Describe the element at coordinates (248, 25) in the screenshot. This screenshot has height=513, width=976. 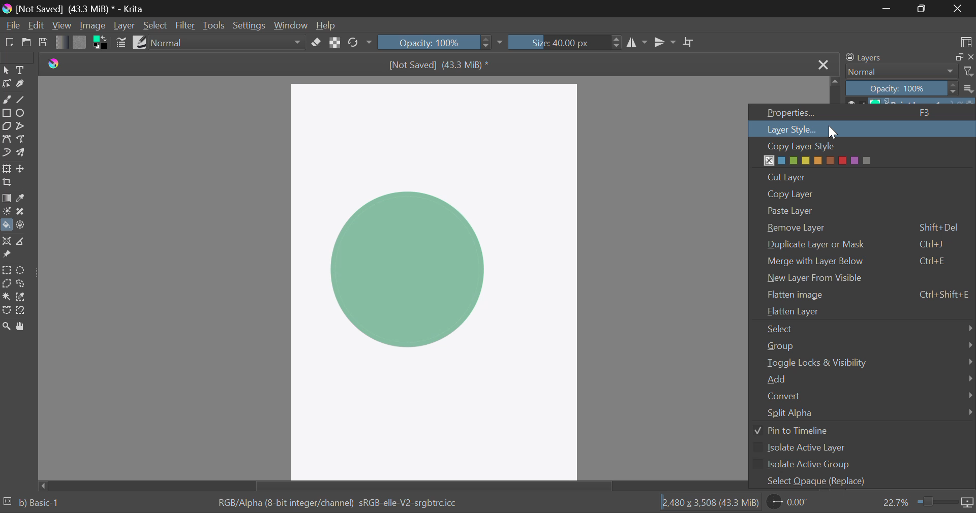
I see `Settings` at that location.